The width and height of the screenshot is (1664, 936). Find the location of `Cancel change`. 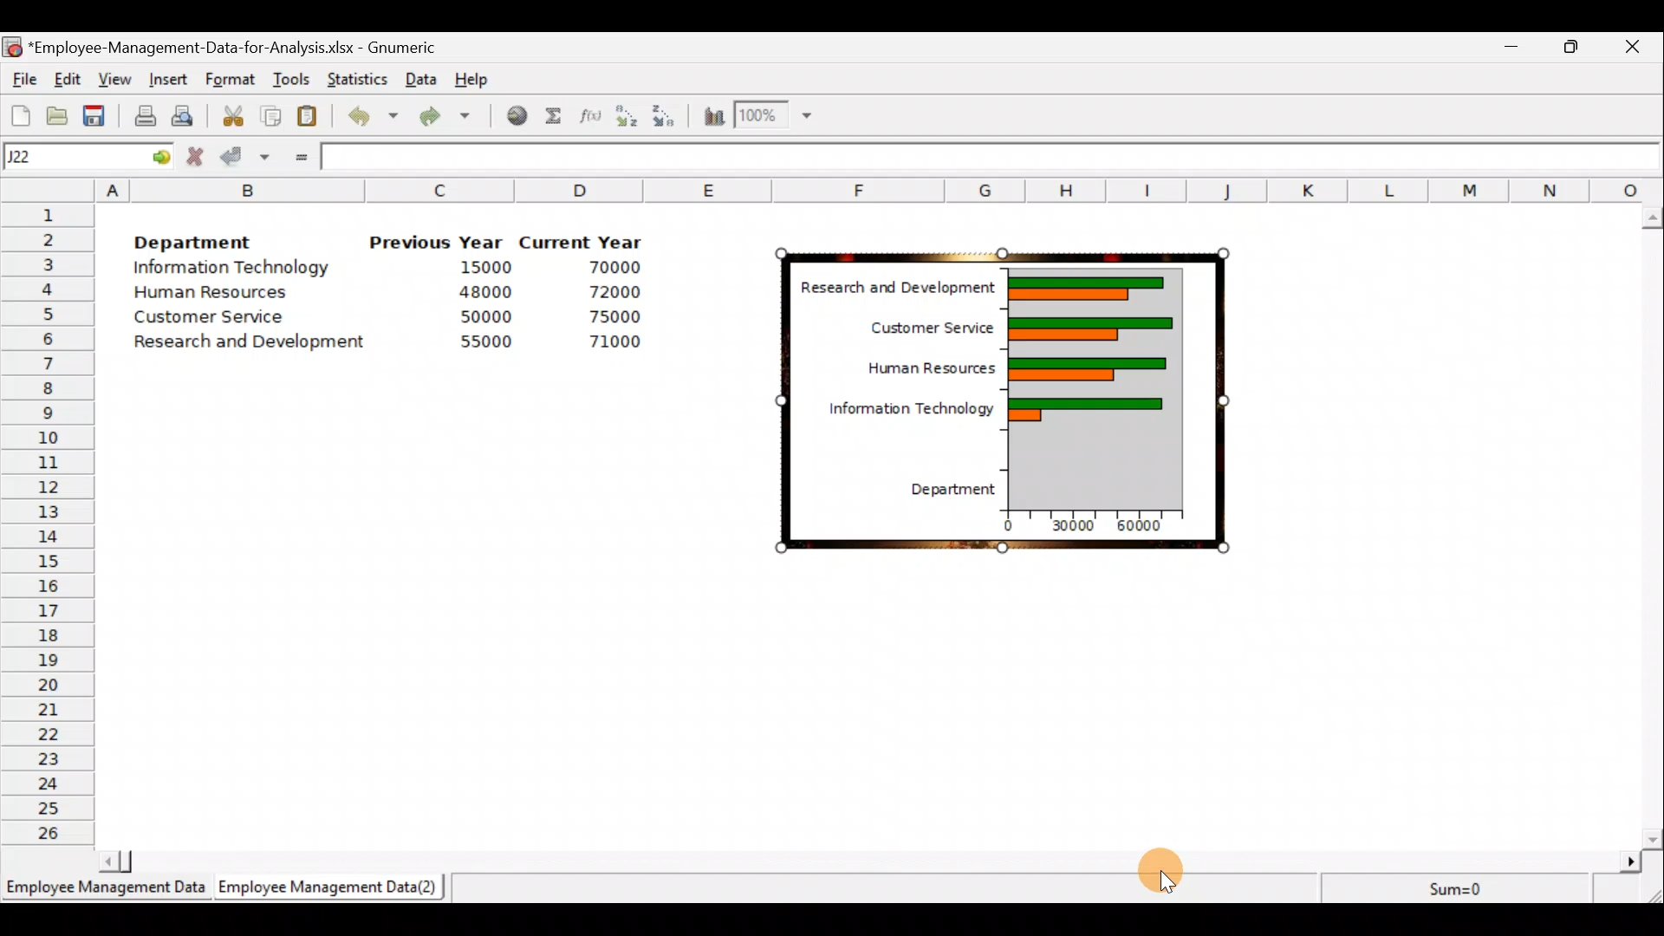

Cancel change is located at coordinates (197, 157).